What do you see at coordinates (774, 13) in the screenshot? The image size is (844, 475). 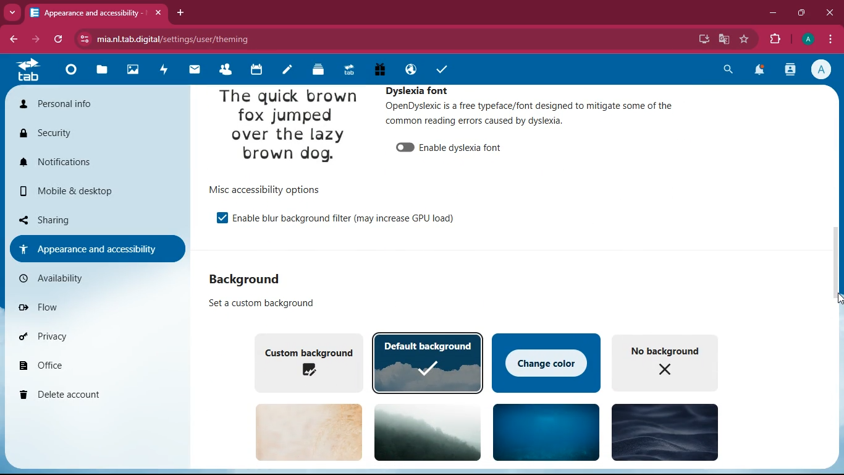 I see `minimize` at bounding box center [774, 13].